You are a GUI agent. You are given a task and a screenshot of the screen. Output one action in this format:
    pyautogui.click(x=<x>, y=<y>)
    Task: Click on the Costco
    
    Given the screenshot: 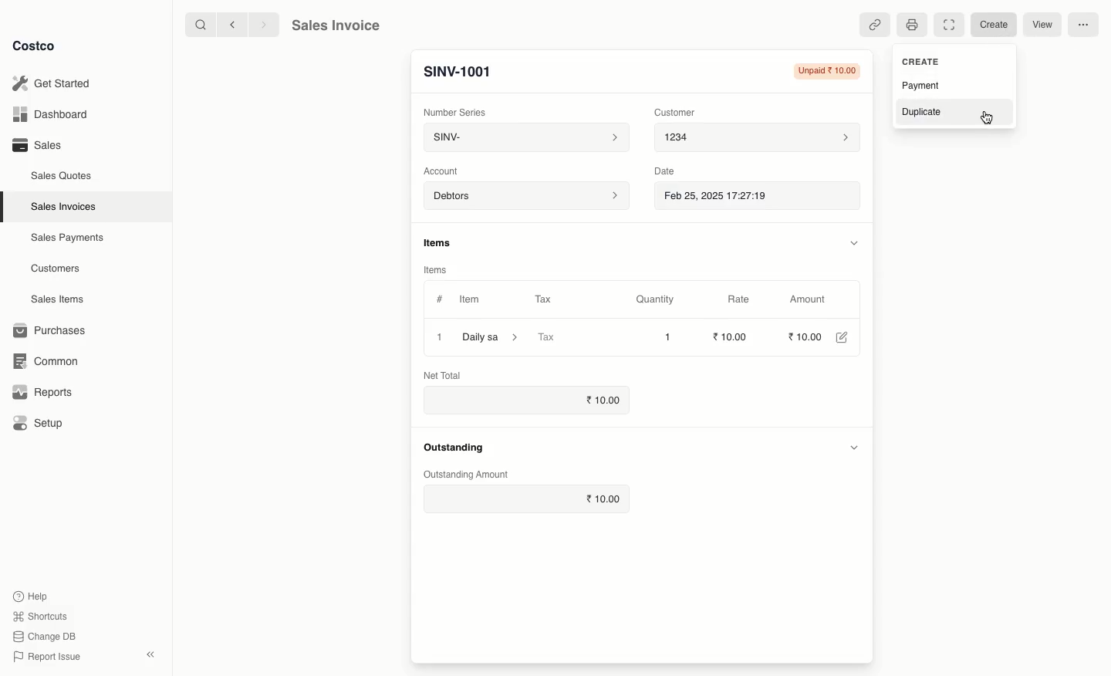 What is the action you would take?
    pyautogui.click(x=35, y=46)
    